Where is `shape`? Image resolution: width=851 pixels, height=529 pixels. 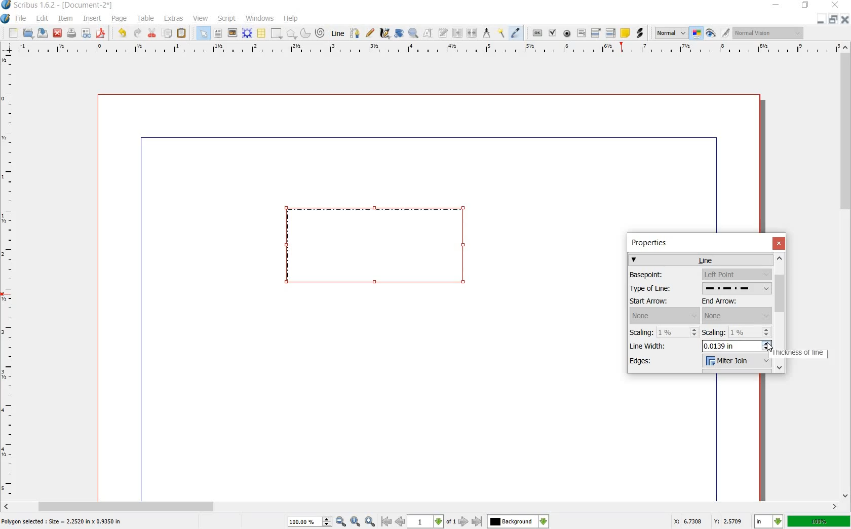
shape is located at coordinates (386, 247).